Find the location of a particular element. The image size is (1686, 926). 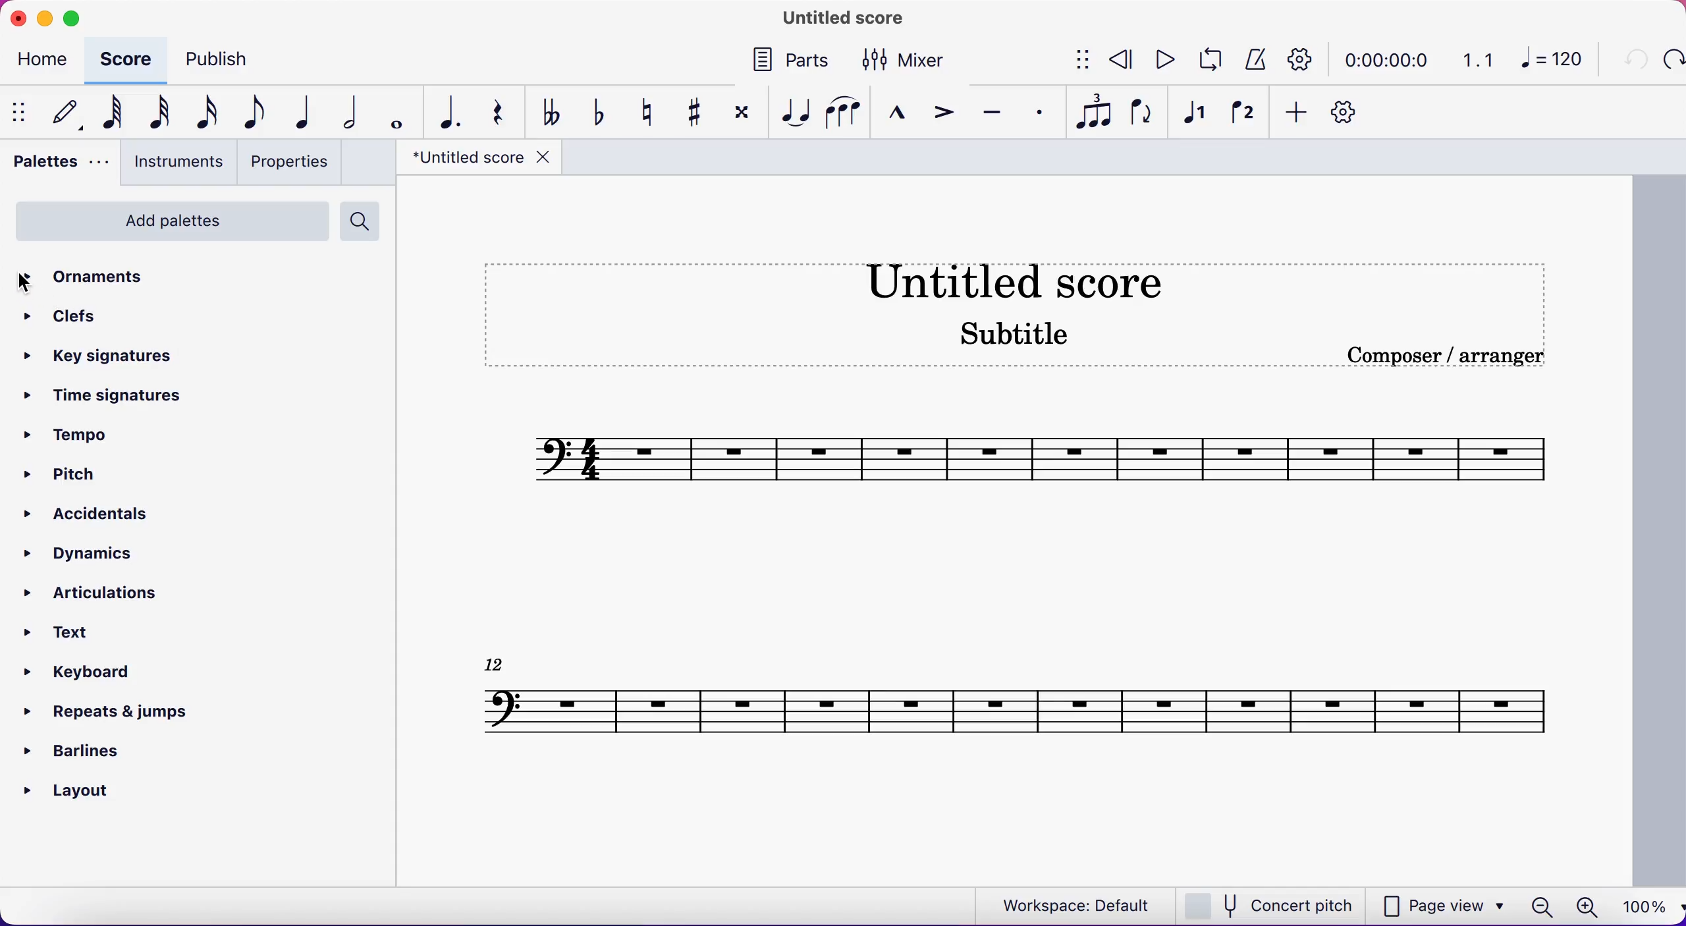

16th note is located at coordinates (204, 115).